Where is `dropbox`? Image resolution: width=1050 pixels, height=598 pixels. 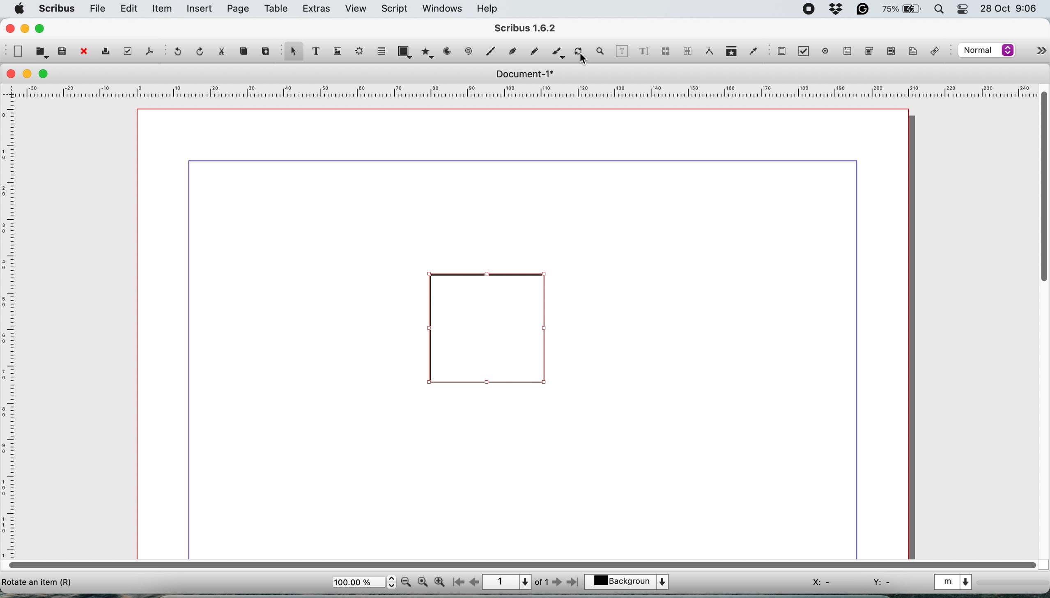
dropbox is located at coordinates (837, 9).